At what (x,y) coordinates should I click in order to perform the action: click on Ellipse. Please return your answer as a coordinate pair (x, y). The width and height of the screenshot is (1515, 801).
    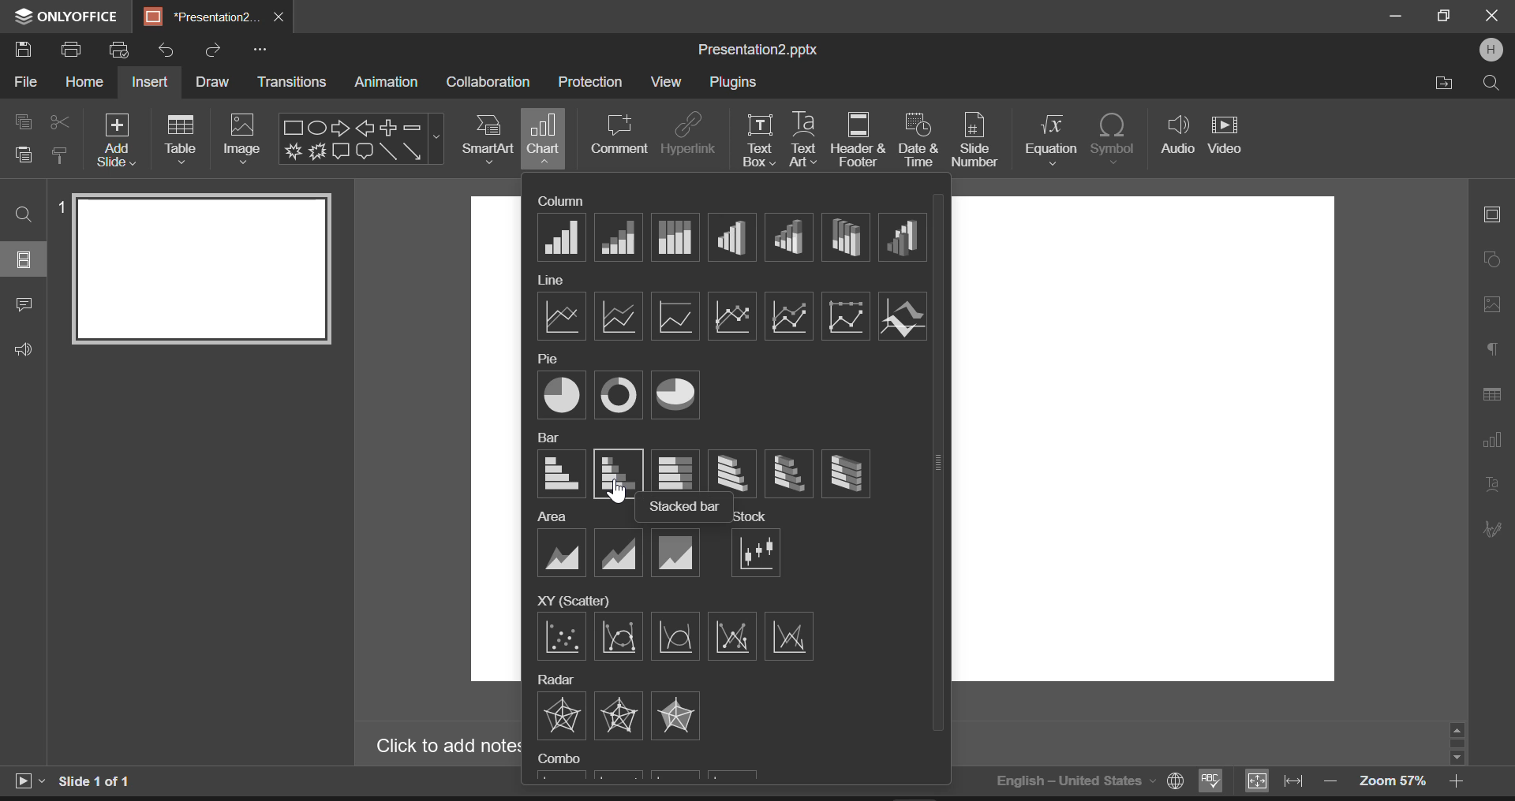
    Looking at the image, I should click on (316, 127).